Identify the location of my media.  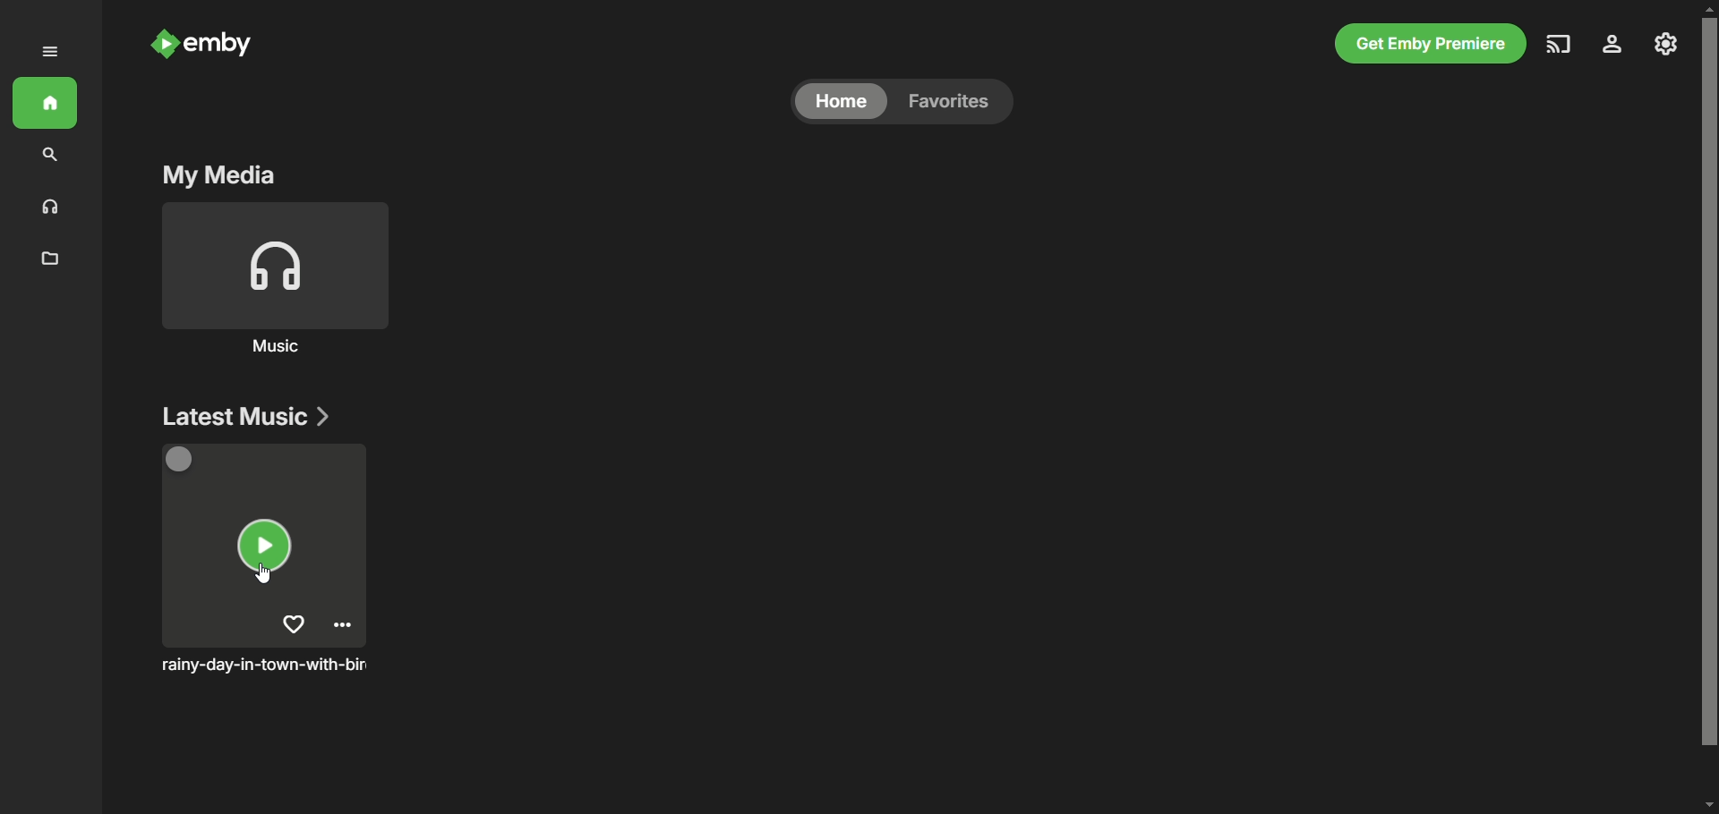
(213, 175).